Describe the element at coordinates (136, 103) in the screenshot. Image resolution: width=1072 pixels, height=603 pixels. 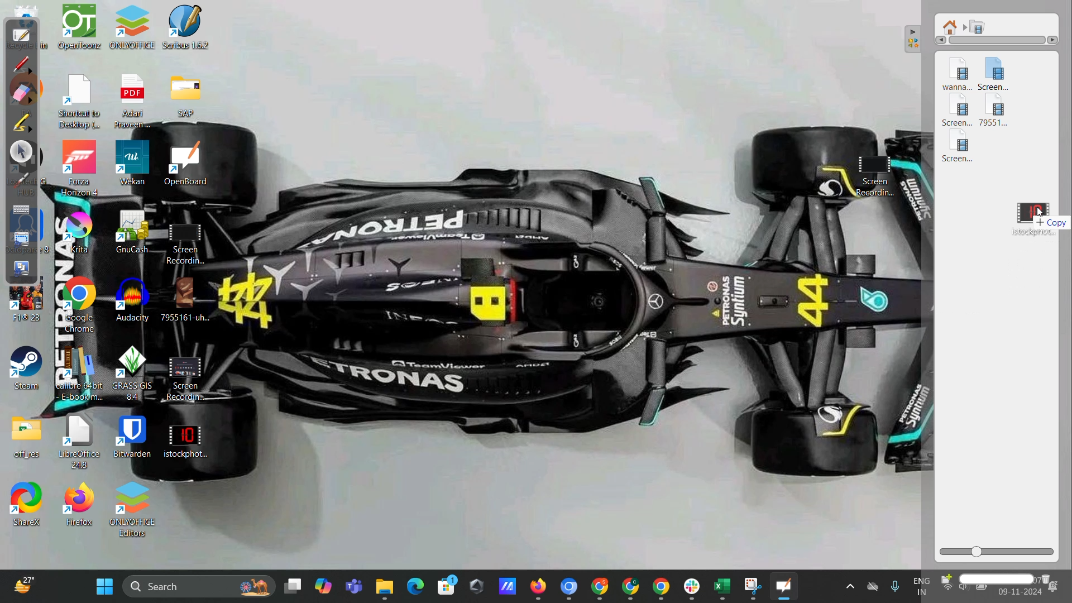
I see `Adan Pravenn` at that location.